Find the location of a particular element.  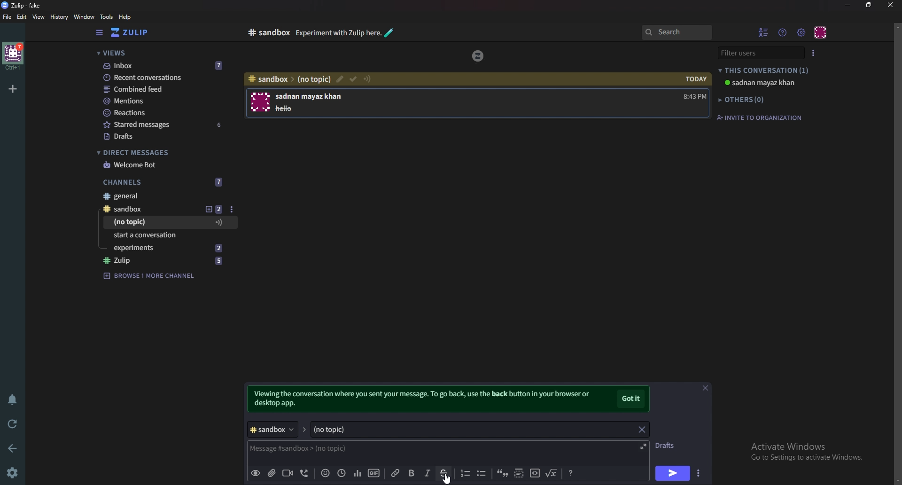

Strike through is located at coordinates (445, 474).